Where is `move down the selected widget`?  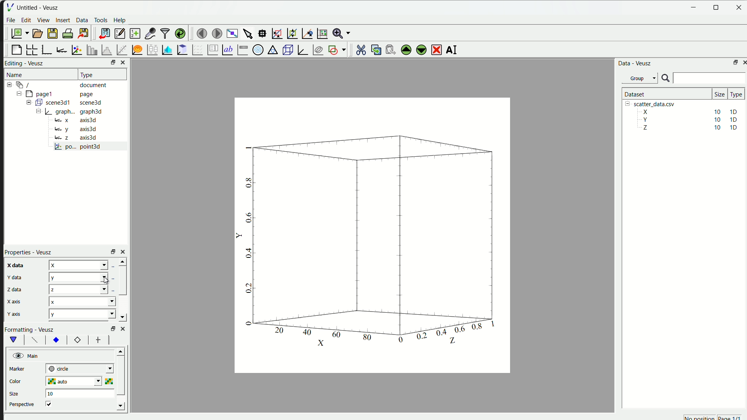 move down the selected widget is located at coordinates (421, 51).